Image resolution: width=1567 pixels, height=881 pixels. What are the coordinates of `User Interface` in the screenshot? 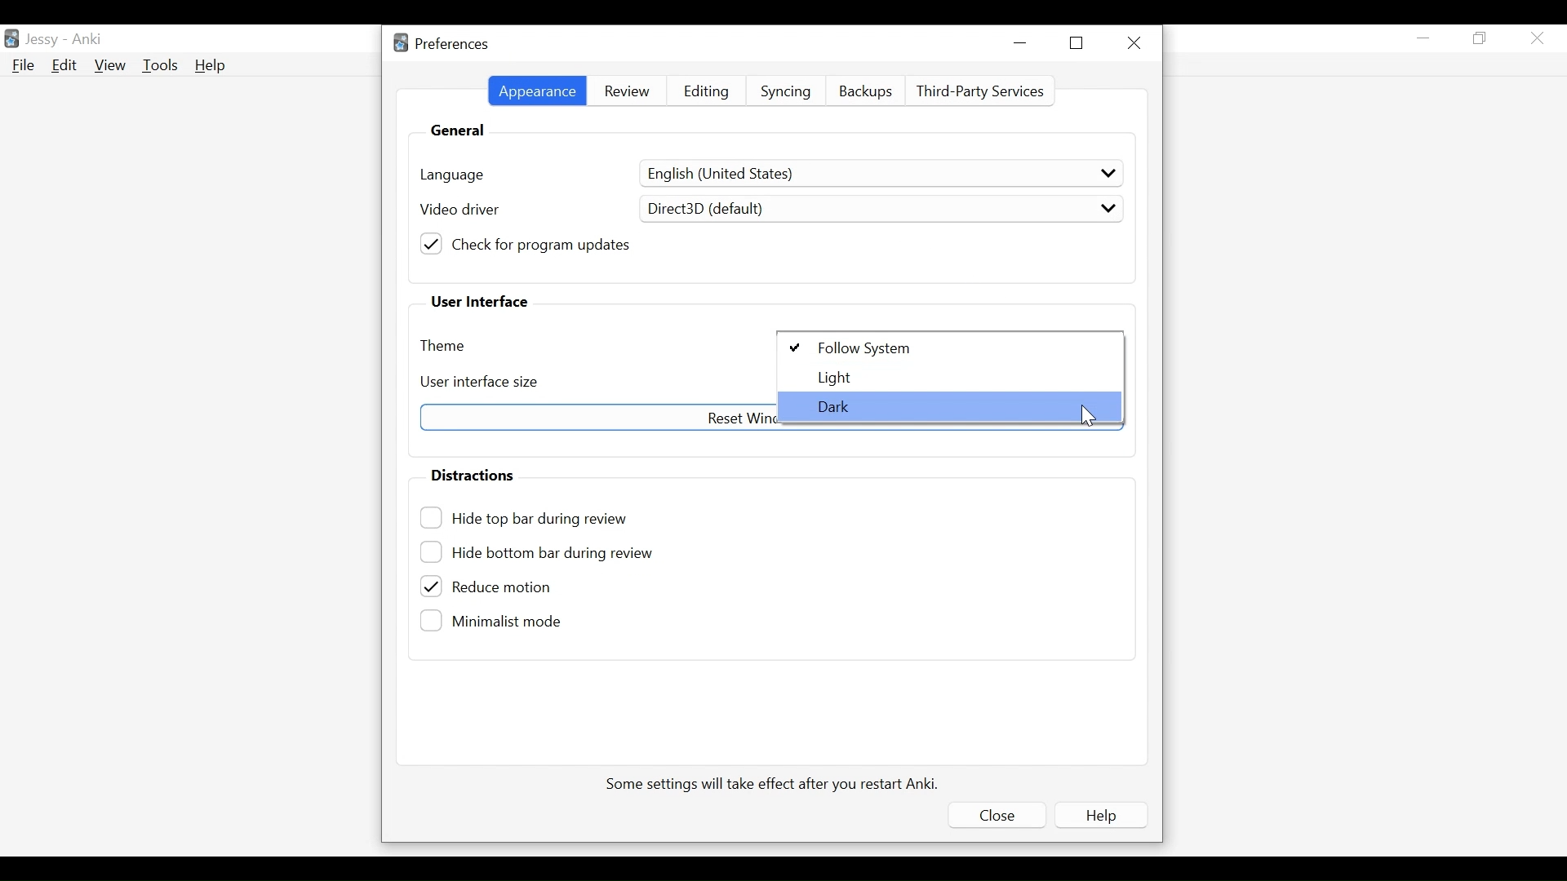 It's located at (477, 302).